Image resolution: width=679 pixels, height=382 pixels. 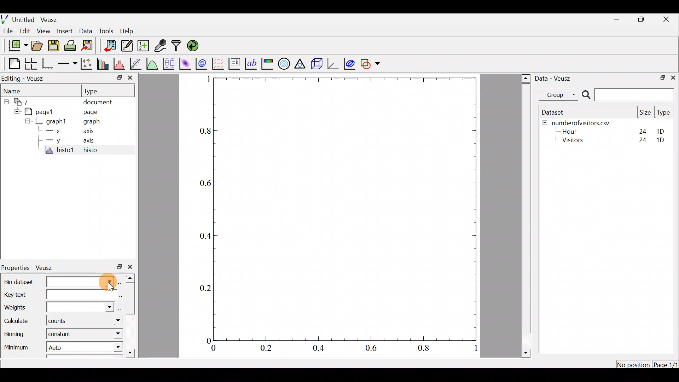 What do you see at coordinates (103, 63) in the screenshot?
I see `plot bar charts` at bounding box center [103, 63].